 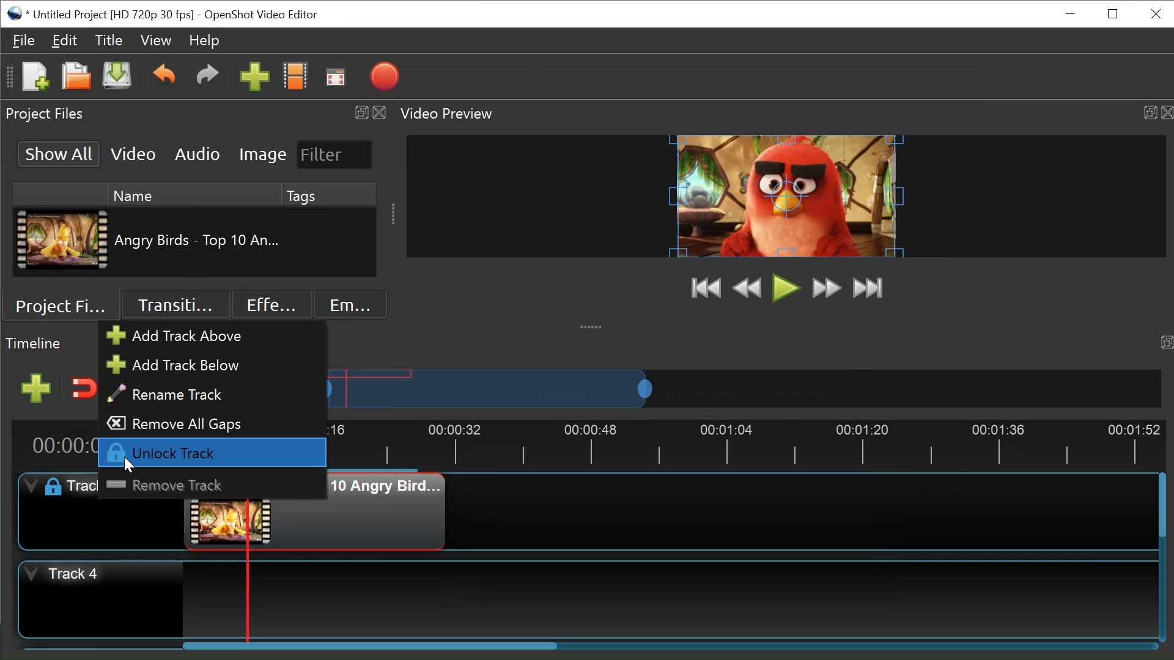 I want to click on Jump to End, so click(x=868, y=288).